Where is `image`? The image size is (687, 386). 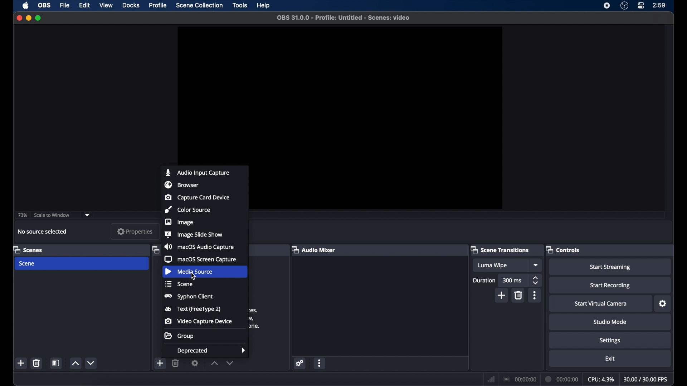
image is located at coordinates (179, 222).